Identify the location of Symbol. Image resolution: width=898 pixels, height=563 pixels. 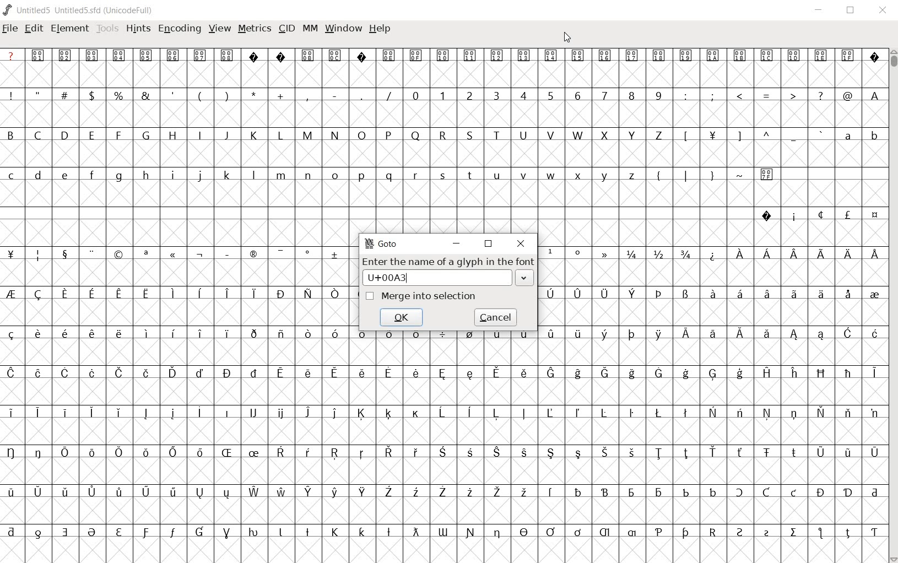
(741, 493).